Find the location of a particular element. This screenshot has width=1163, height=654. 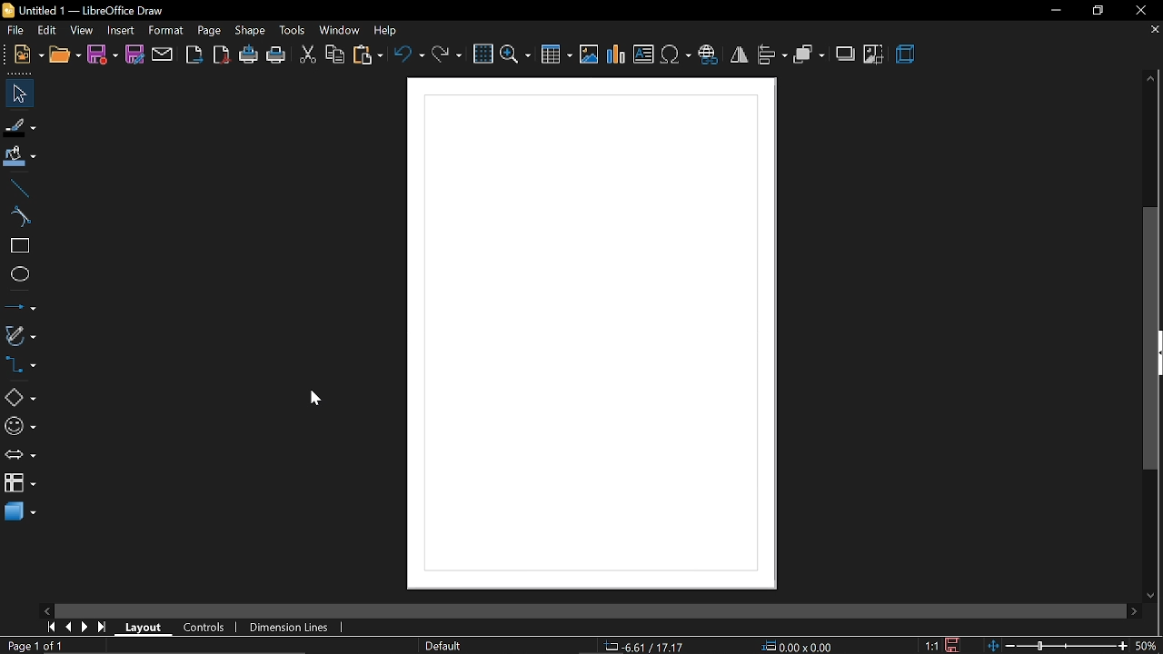

help is located at coordinates (388, 31).